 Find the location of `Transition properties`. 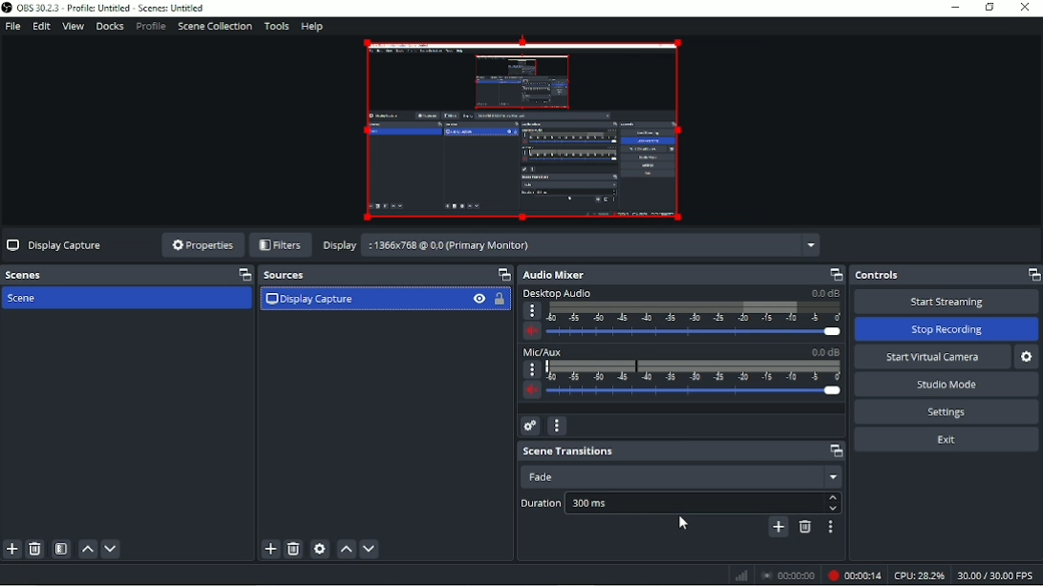

Transition properties is located at coordinates (831, 526).